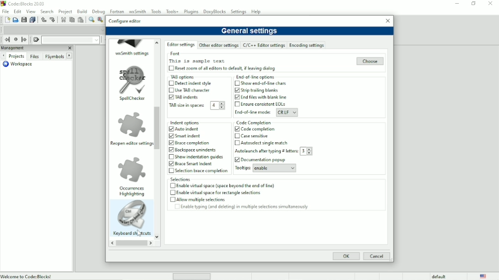  I want to click on Image, so click(131, 124).